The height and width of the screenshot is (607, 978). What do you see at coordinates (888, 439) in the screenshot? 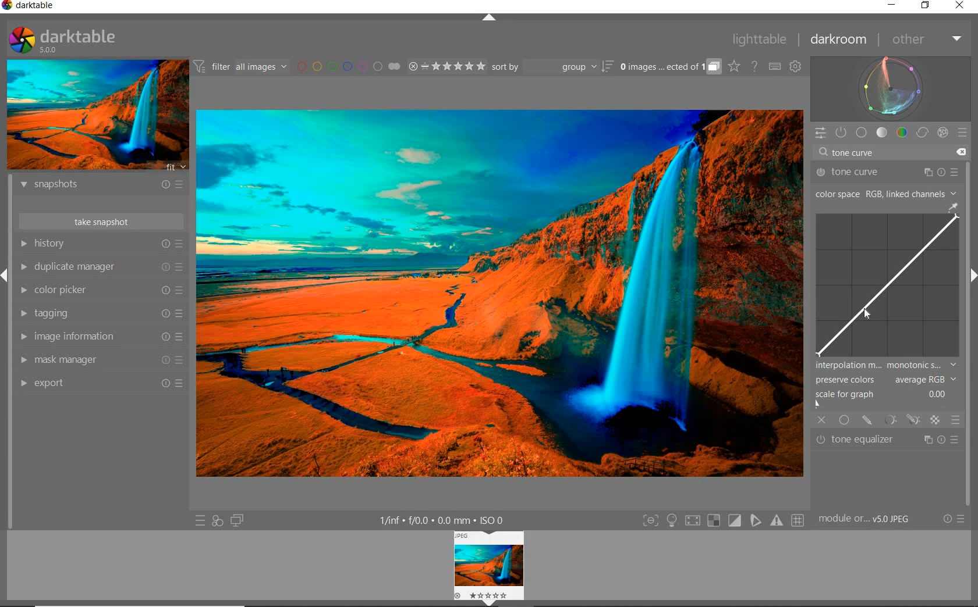
I see `tone equalizer` at bounding box center [888, 439].